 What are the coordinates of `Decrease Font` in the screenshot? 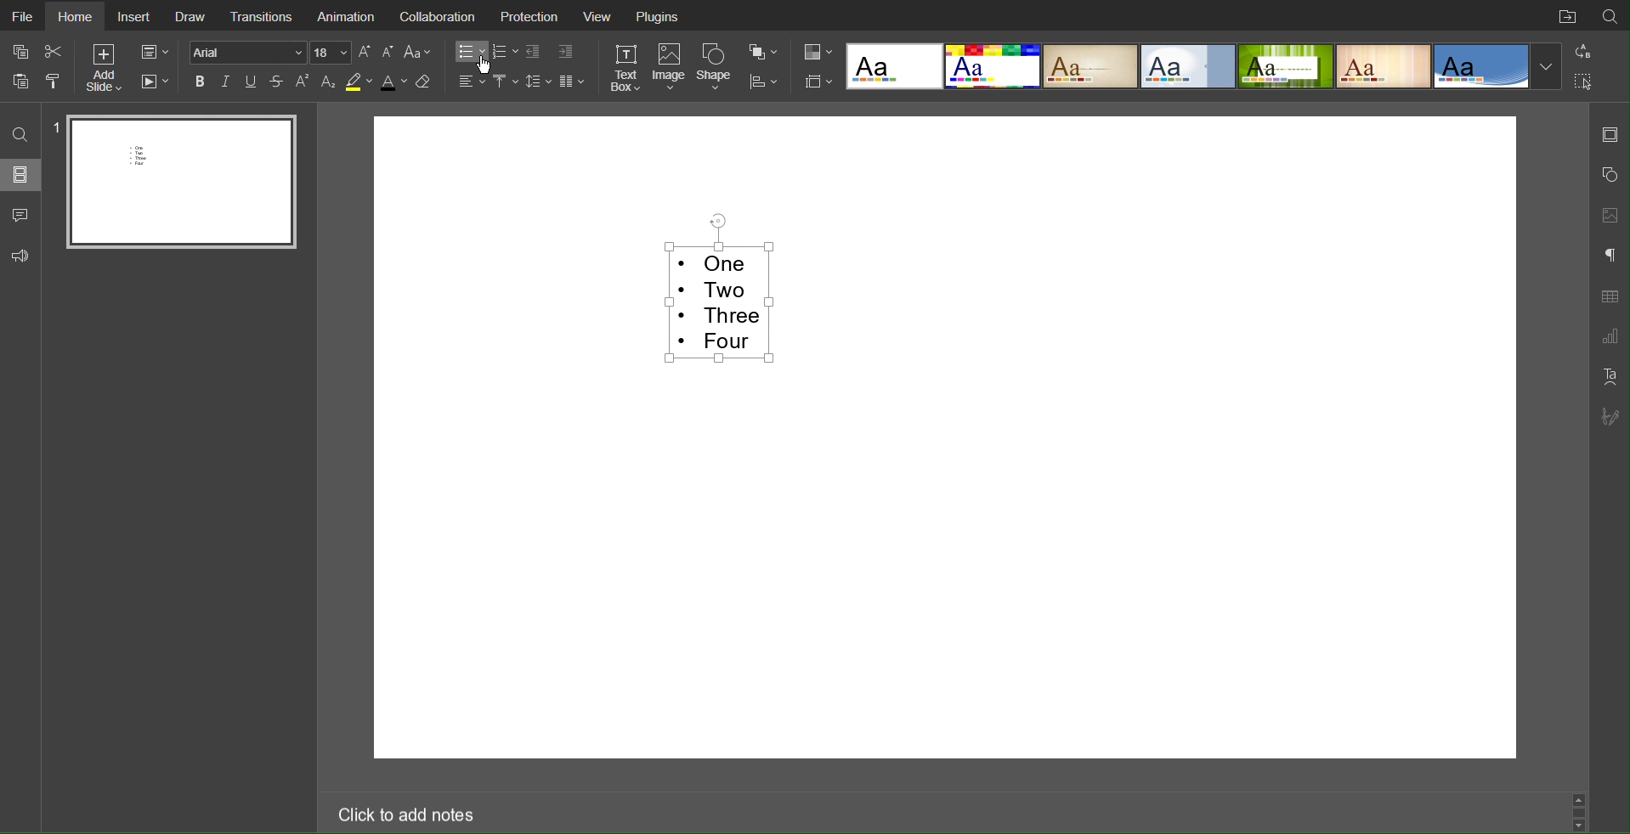 It's located at (386, 53).